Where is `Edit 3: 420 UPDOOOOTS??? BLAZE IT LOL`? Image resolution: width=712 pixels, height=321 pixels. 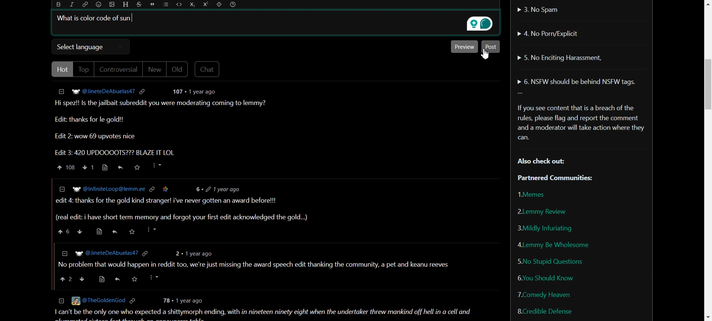
Edit 3: 420 UPDOOOOTS??? BLAZE IT LOL is located at coordinates (111, 153).